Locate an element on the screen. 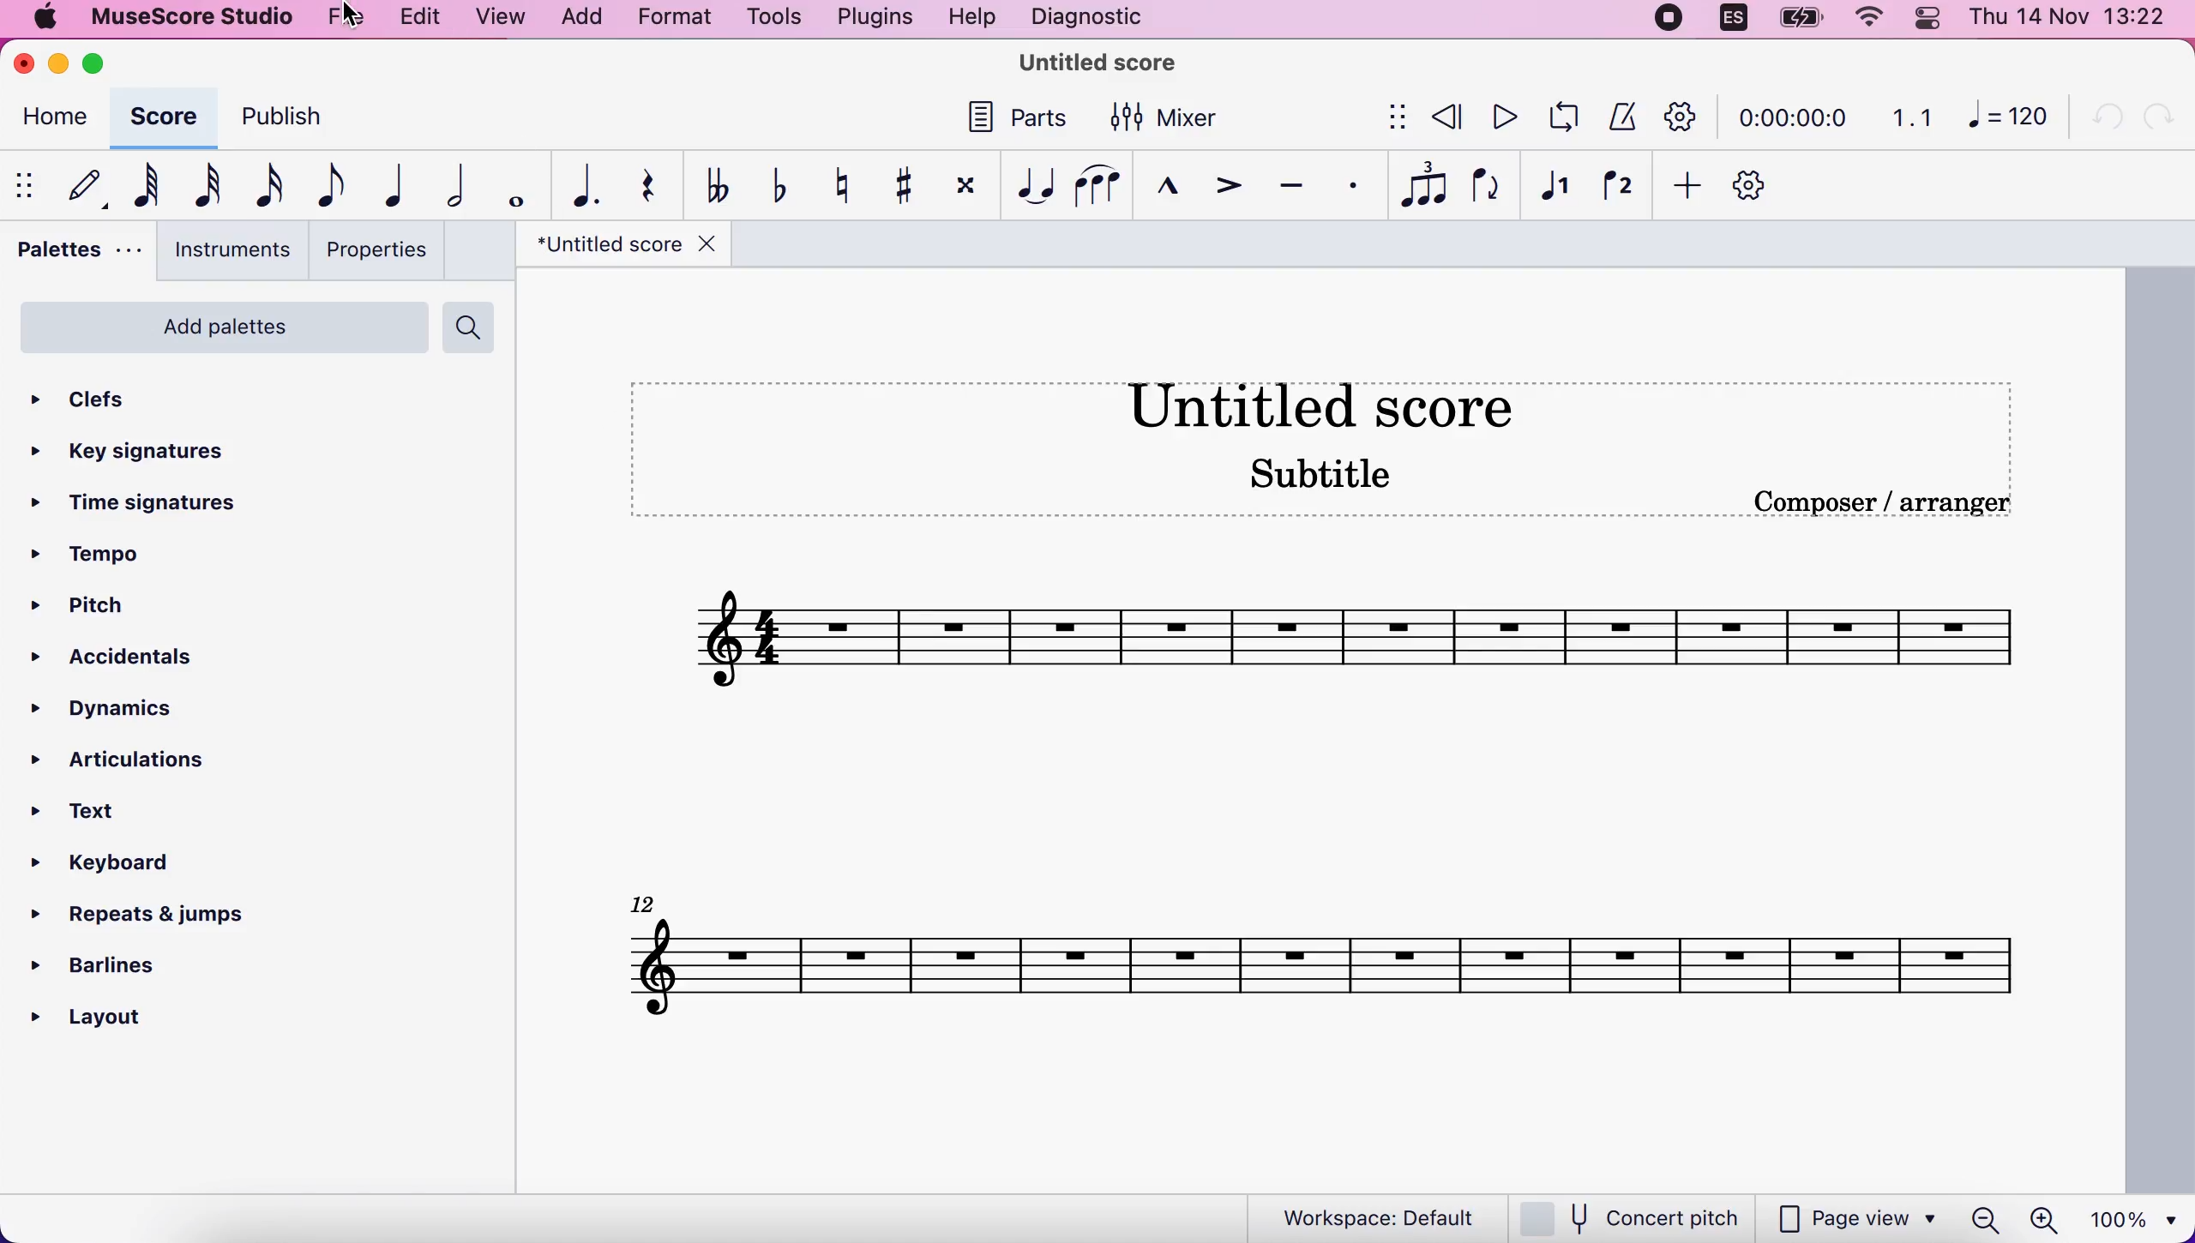 The width and height of the screenshot is (2195, 1243). tenuto is located at coordinates (1292, 190).